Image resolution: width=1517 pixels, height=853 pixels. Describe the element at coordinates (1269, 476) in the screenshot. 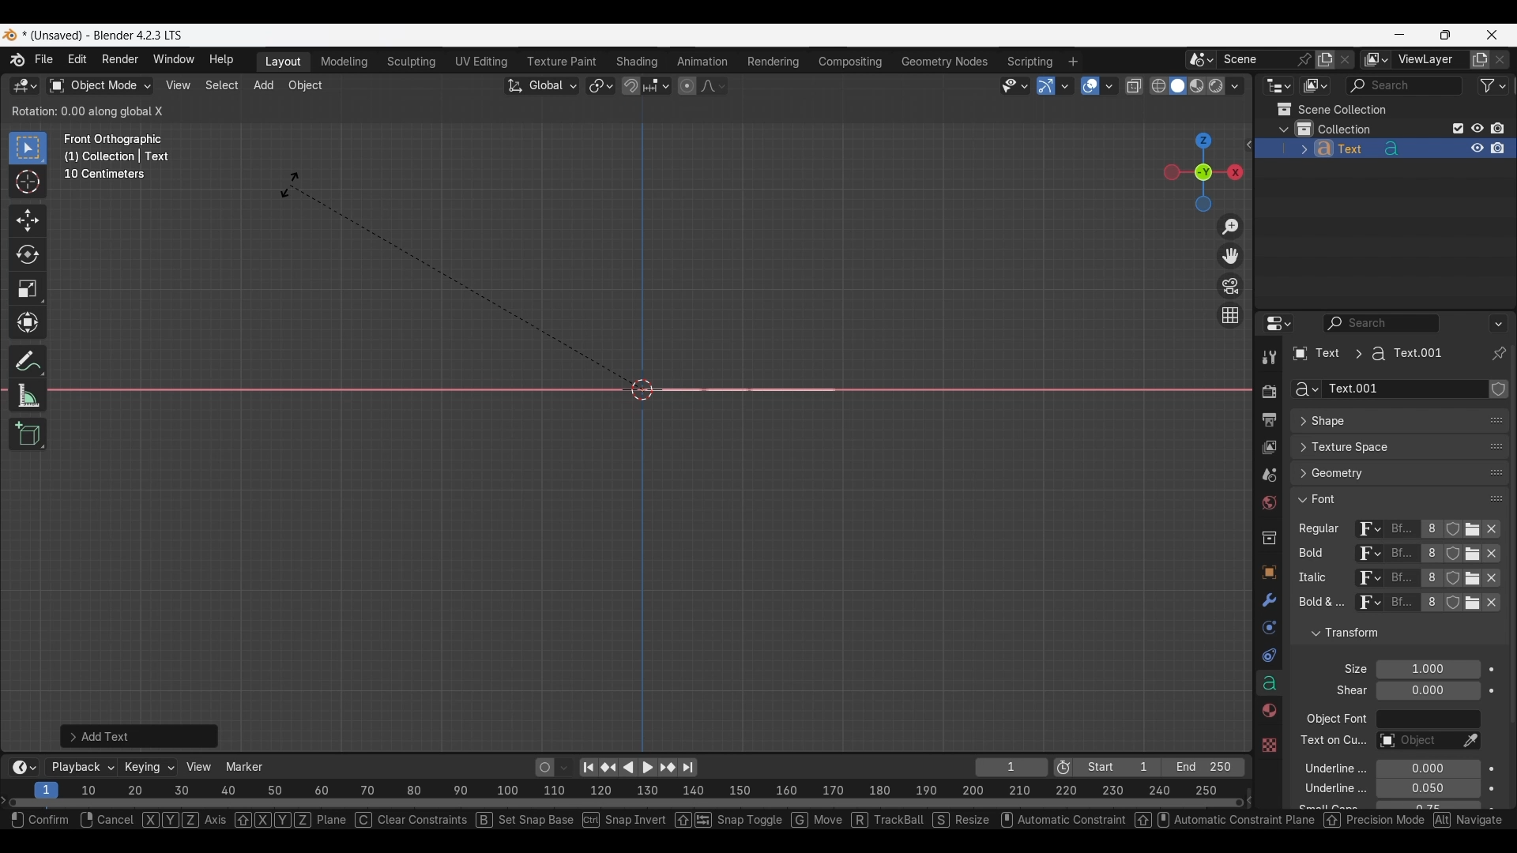

I see `Scene property, current selection` at that location.